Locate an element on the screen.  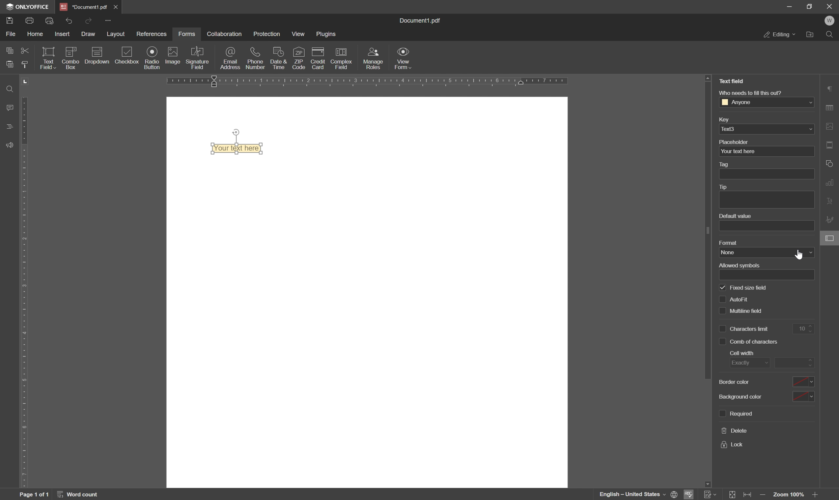
protection is located at coordinates (268, 33).